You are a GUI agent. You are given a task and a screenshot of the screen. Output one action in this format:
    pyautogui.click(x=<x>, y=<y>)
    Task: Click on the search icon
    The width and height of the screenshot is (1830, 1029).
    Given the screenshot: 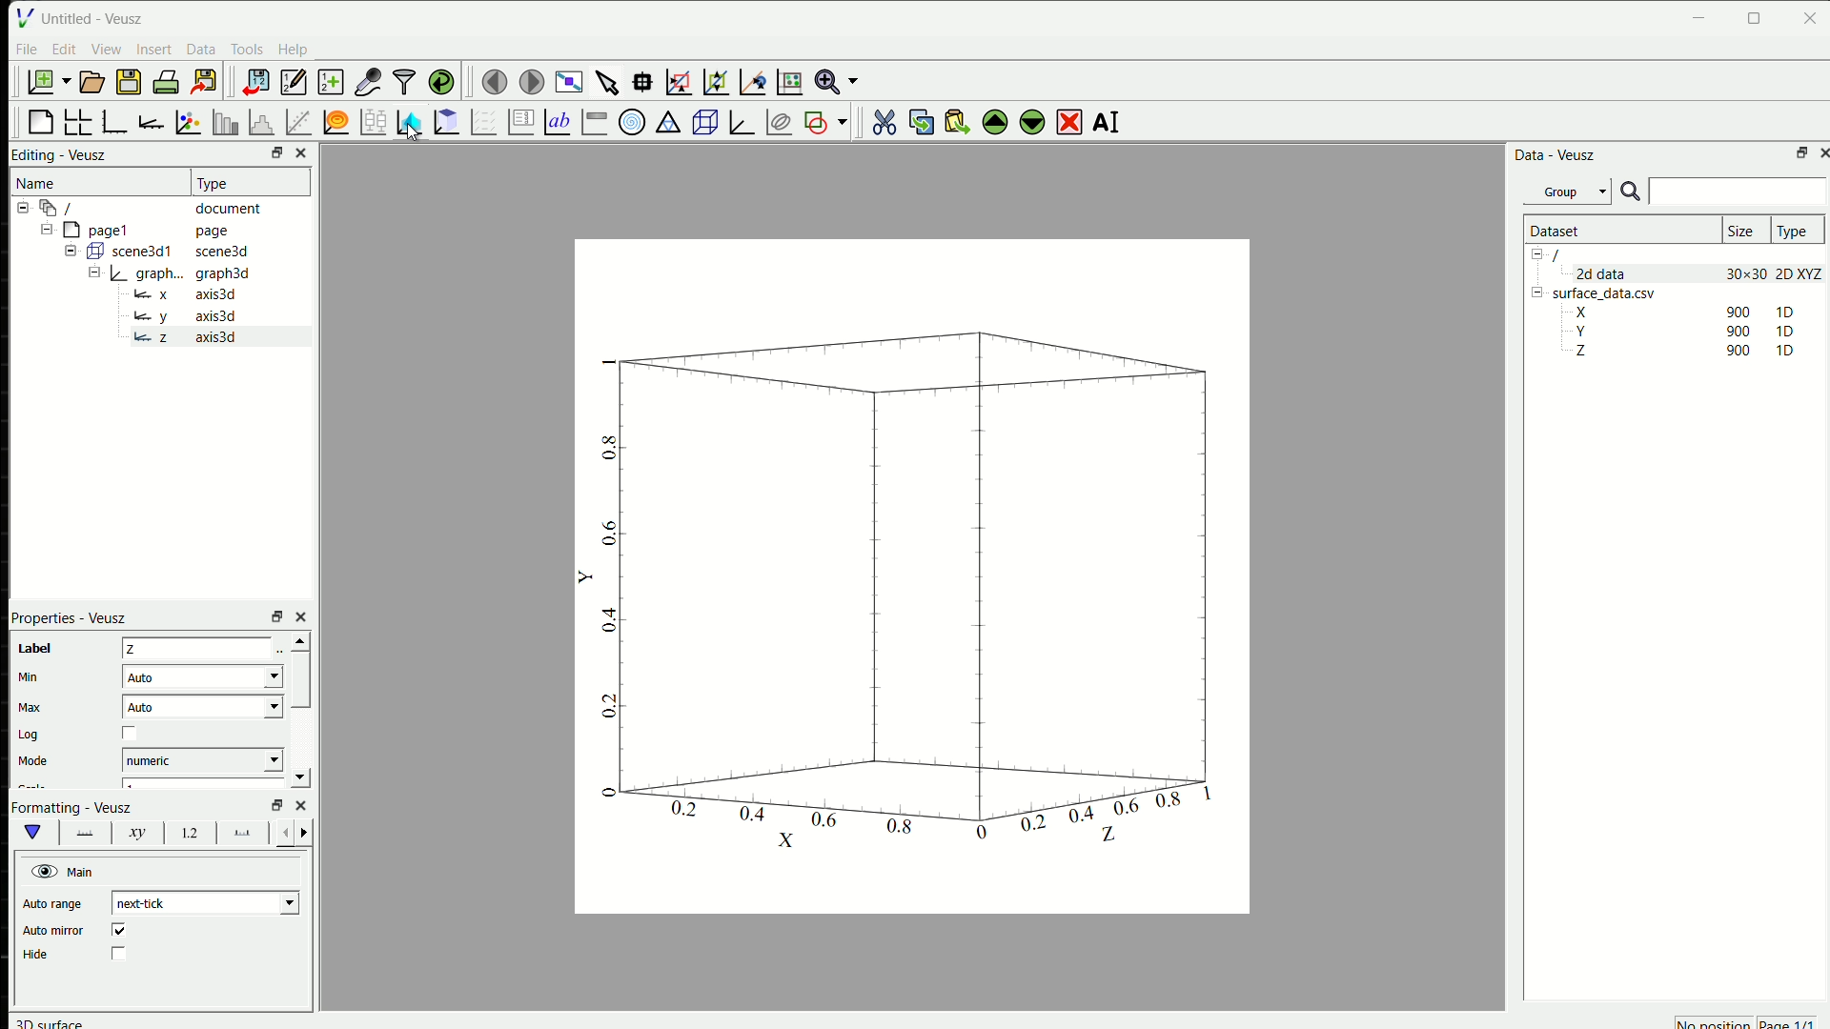 What is the action you would take?
    pyautogui.click(x=1630, y=192)
    